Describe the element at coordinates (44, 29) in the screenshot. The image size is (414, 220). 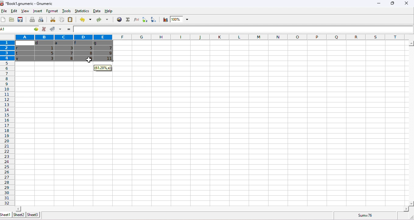
I see `reject` at that location.